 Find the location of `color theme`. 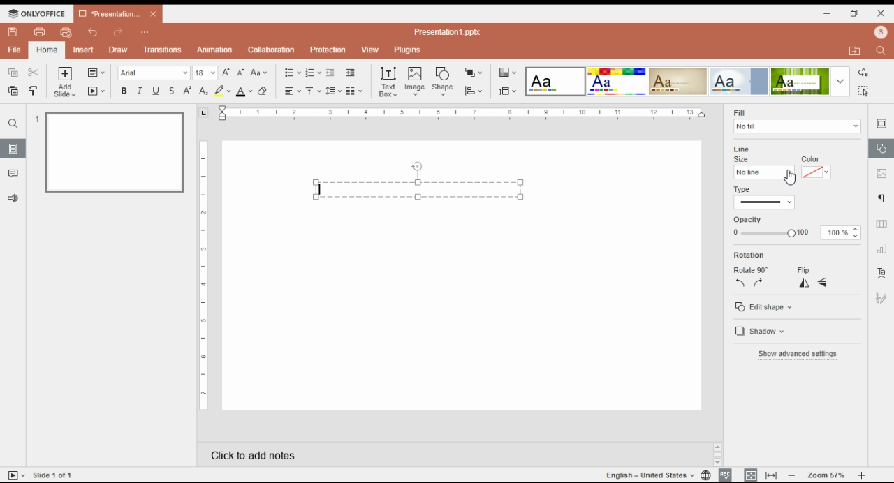

color theme is located at coordinates (738, 82).